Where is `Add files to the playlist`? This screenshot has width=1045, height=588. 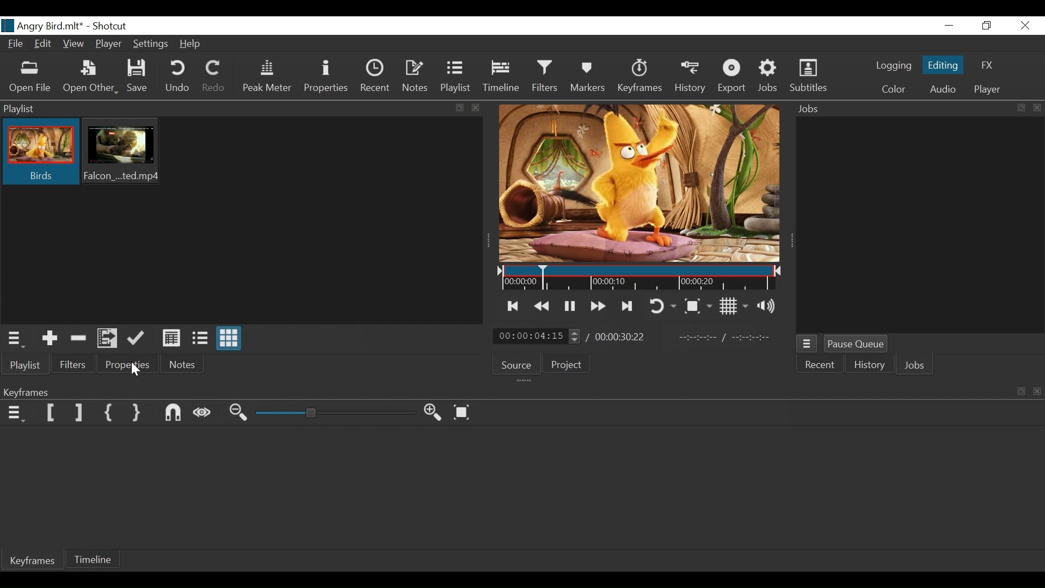
Add files to the playlist is located at coordinates (108, 339).